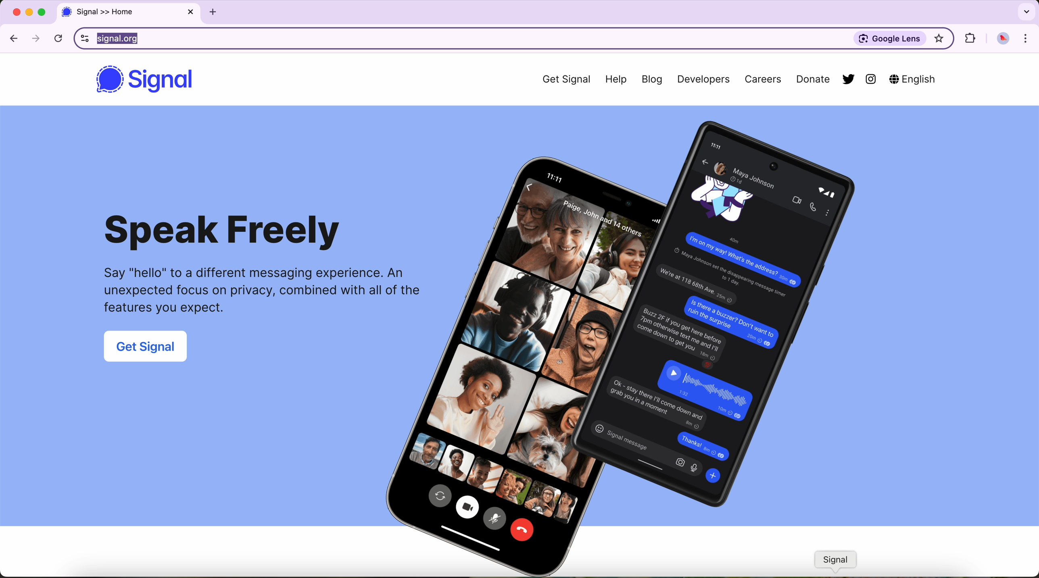  I want to click on Say "hello" to a different messaging experience. An
unexpected focus on privacy, combined with all of the
features you expect., so click(254, 293).